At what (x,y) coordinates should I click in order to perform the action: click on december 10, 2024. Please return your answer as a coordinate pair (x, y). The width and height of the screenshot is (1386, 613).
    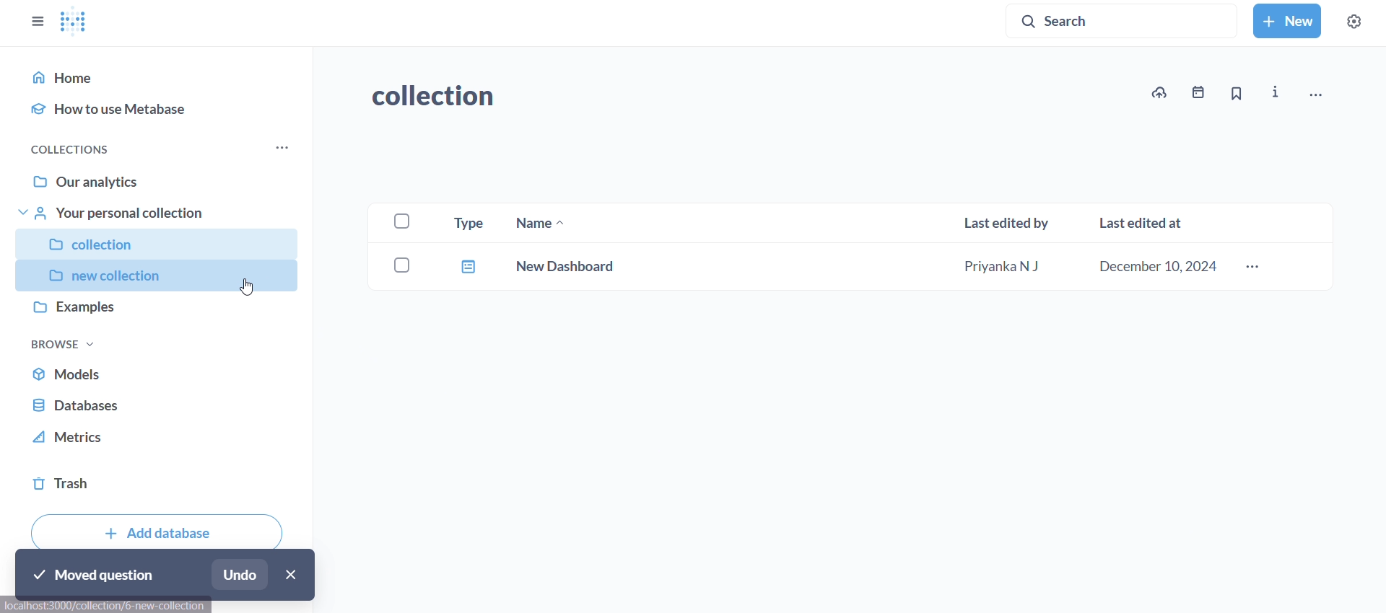
    Looking at the image, I should click on (1162, 268).